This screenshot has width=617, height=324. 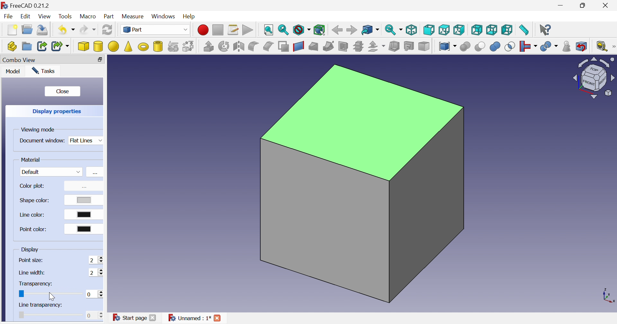 What do you see at coordinates (329, 46) in the screenshot?
I see `Sweep` at bounding box center [329, 46].